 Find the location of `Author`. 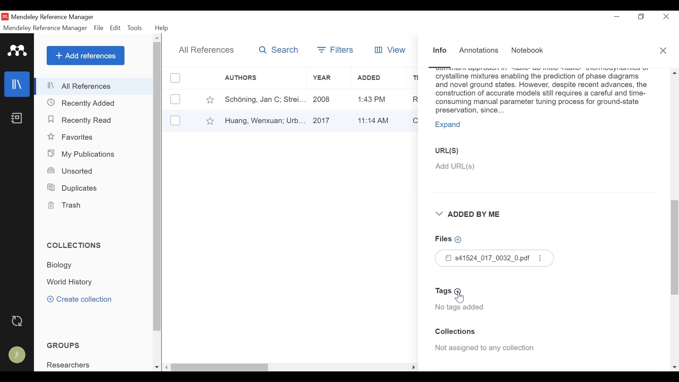

Author is located at coordinates (264, 120).